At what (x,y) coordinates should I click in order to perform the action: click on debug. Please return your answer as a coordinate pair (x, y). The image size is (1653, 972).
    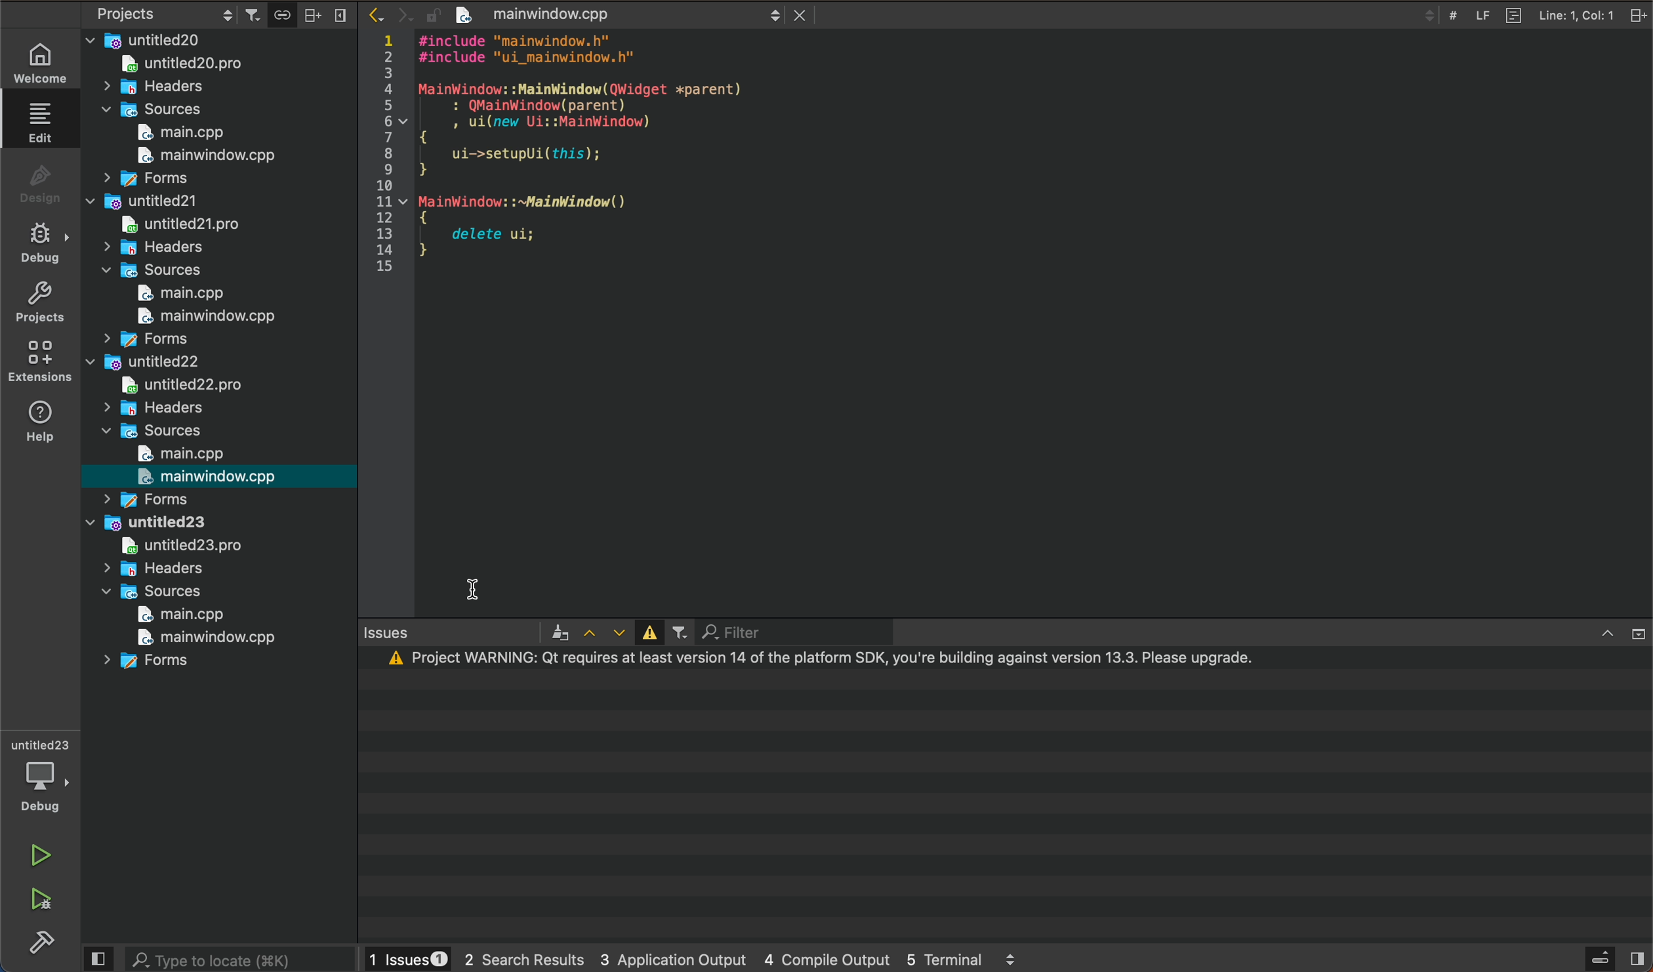
    Looking at the image, I should click on (41, 247).